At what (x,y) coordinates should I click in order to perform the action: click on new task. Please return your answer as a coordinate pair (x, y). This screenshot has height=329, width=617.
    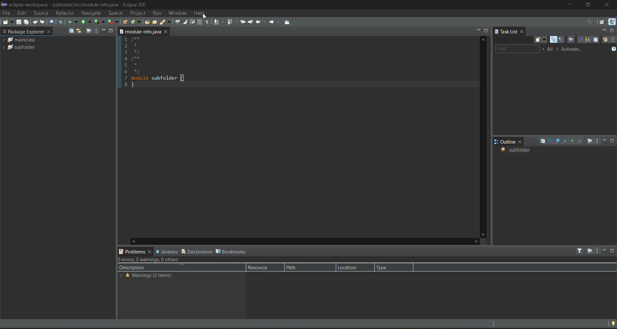
    Looking at the image, I should click on (541, 39).